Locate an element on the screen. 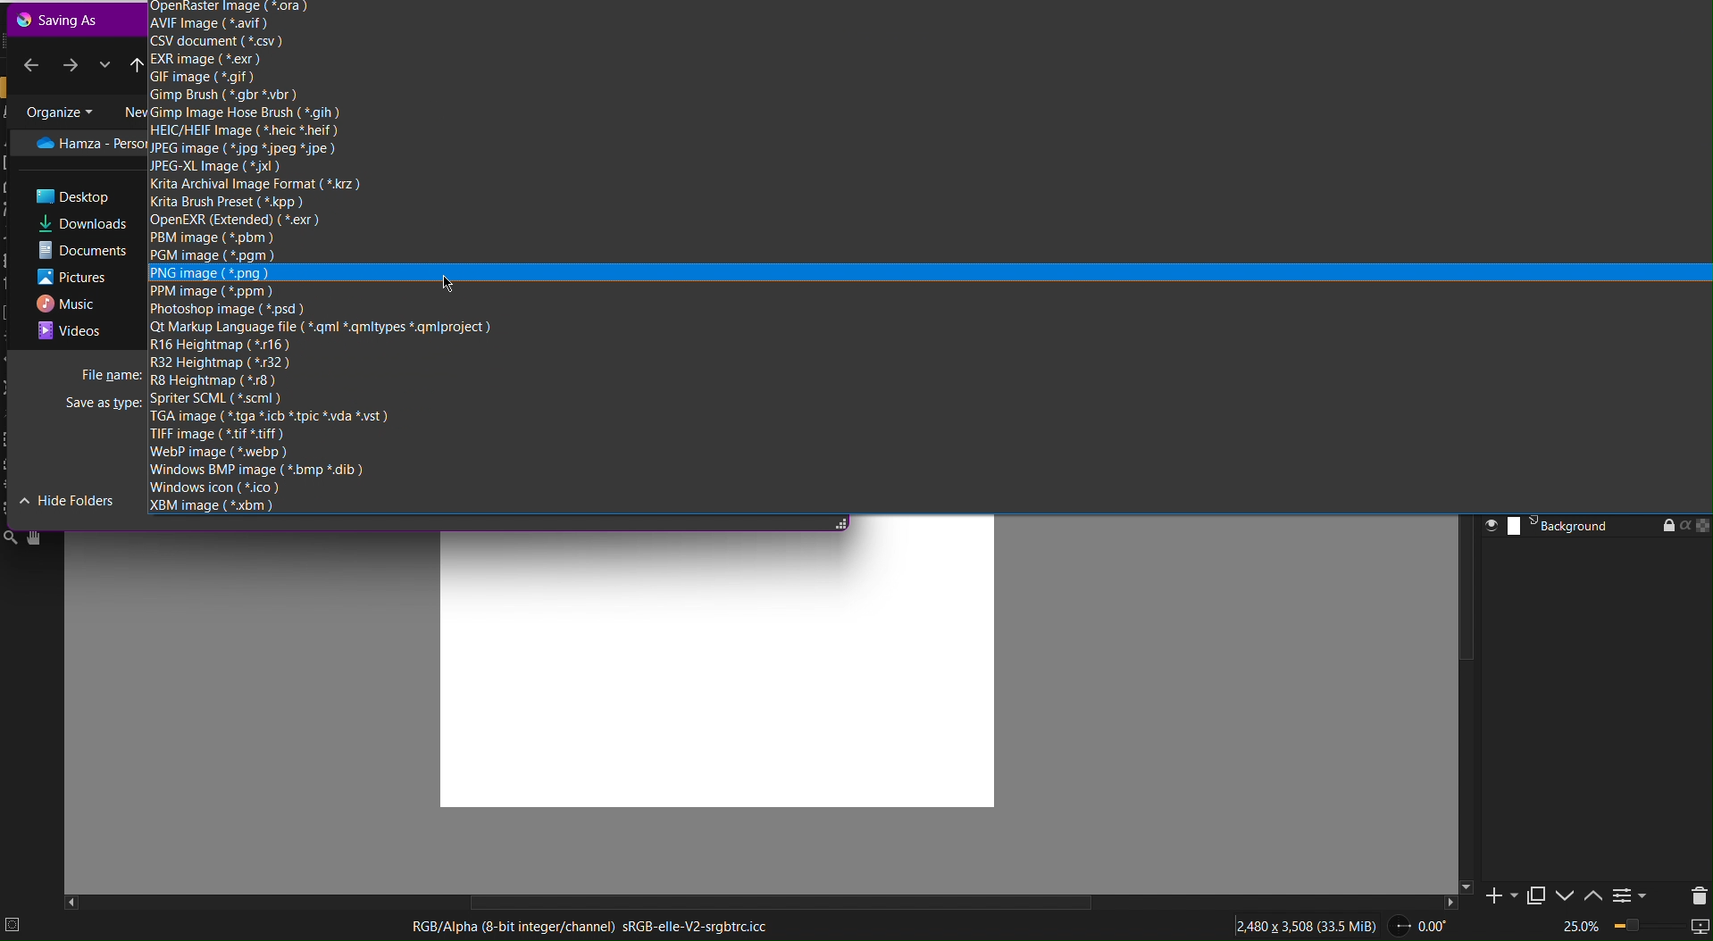 The width and height of the screenshot is (1713, 941). Back is located at coordinates (31, 62).